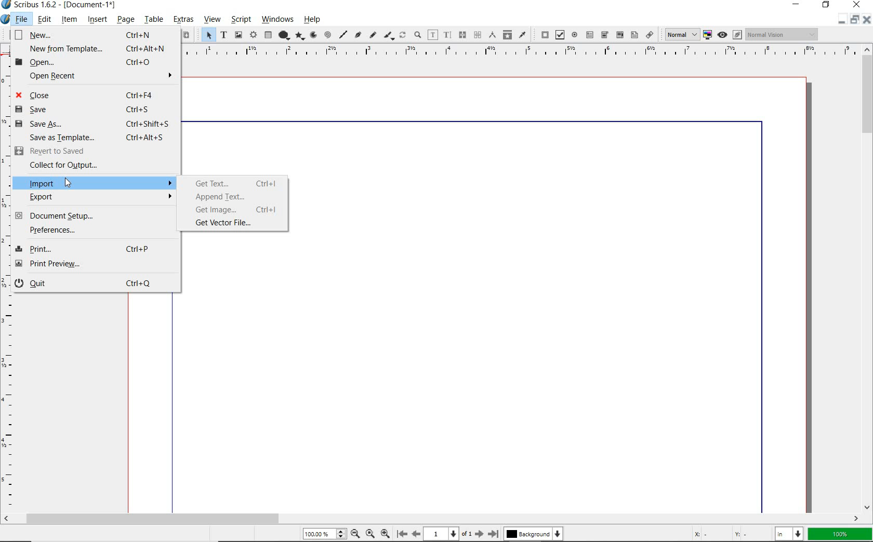 This screenshot has height=542, width=873. Describe the element at coordinates (186, 34) in the screenshot. I see `paste` at that location.